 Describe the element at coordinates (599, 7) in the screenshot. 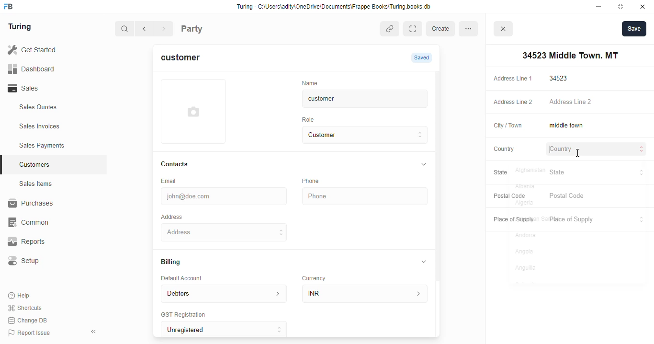

I see `minimise` at that location.